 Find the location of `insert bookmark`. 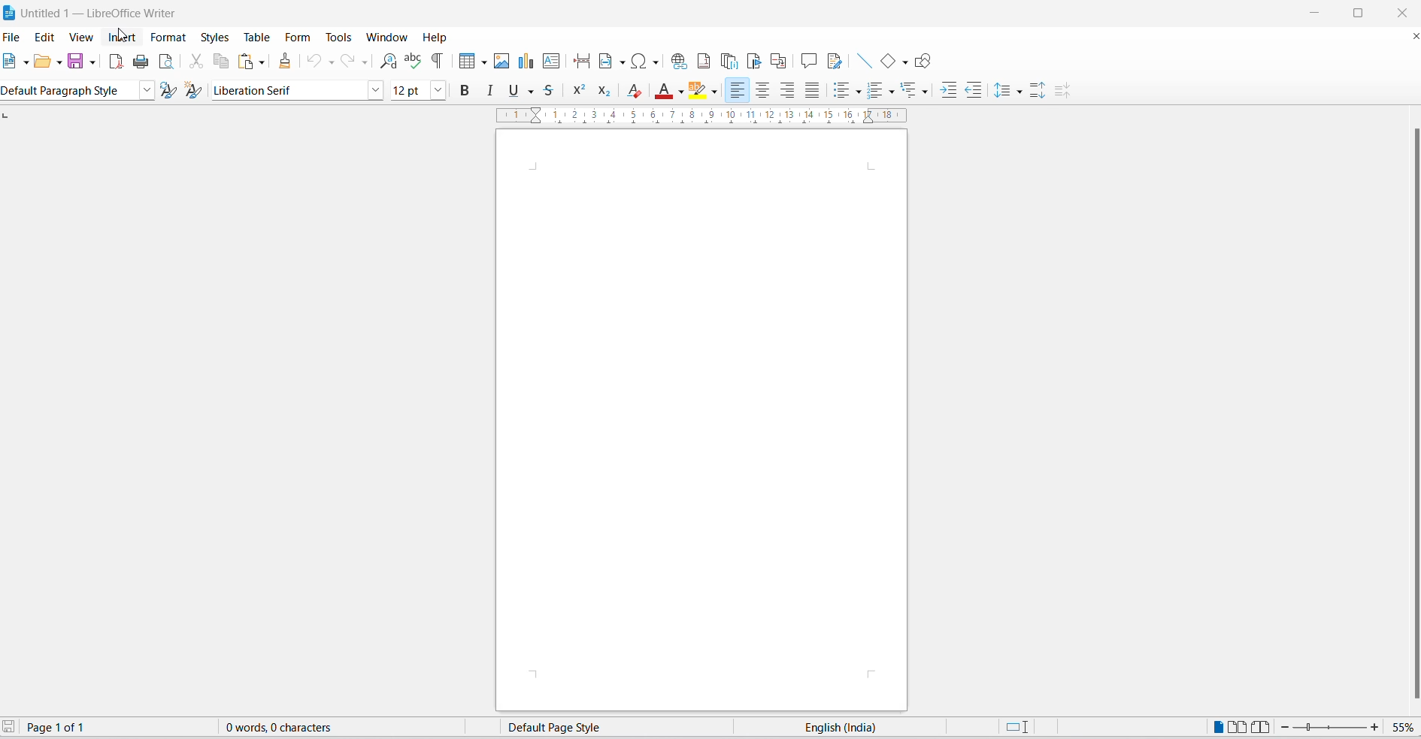

insert bookmark is located at coordinates (753, 61).